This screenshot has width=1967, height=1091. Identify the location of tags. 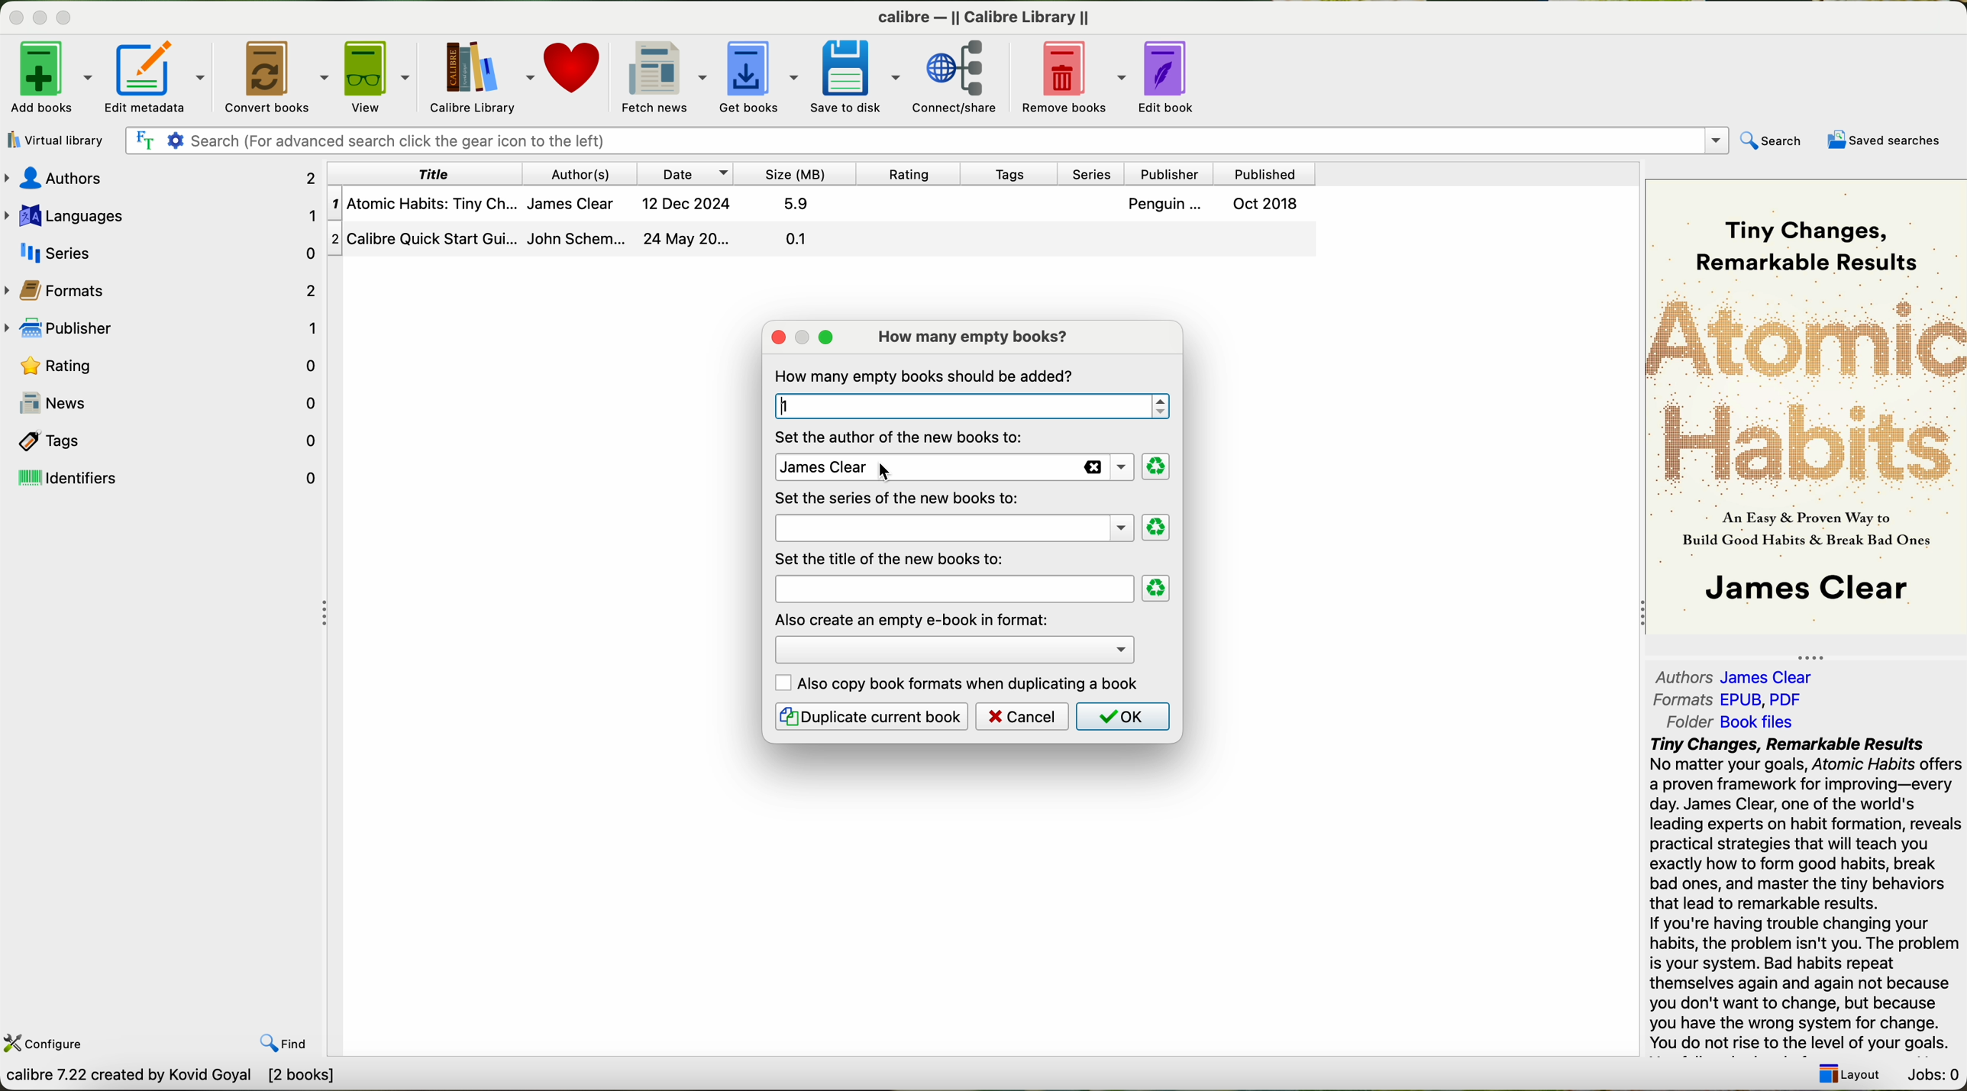
(1016, 173).